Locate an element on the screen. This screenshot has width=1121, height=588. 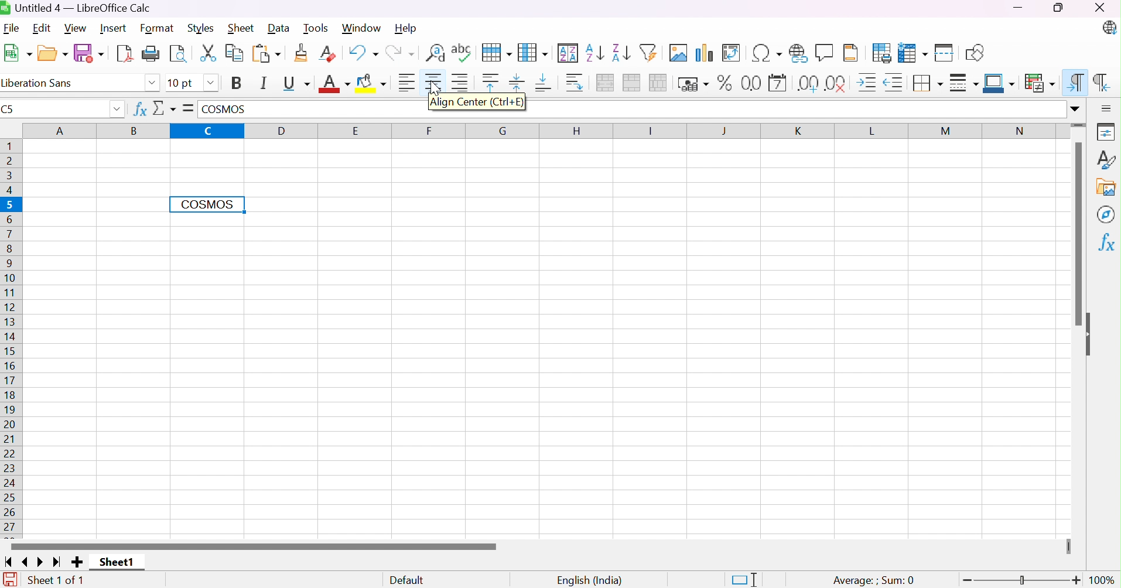
Paste is located at coordinates (265, 54).